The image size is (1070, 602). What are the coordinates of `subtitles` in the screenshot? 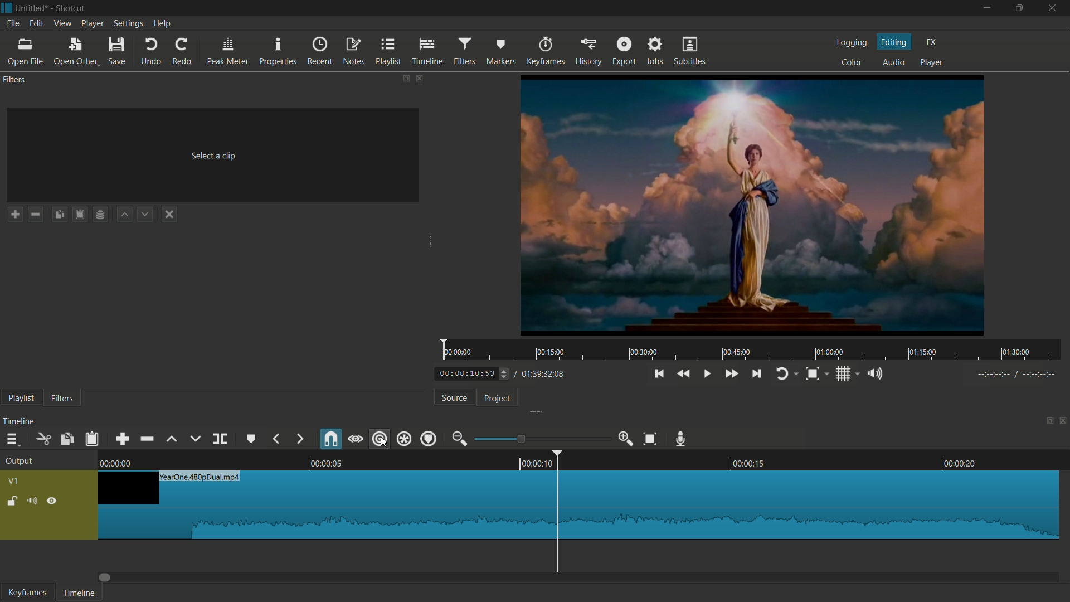 It's located at (689, 50).